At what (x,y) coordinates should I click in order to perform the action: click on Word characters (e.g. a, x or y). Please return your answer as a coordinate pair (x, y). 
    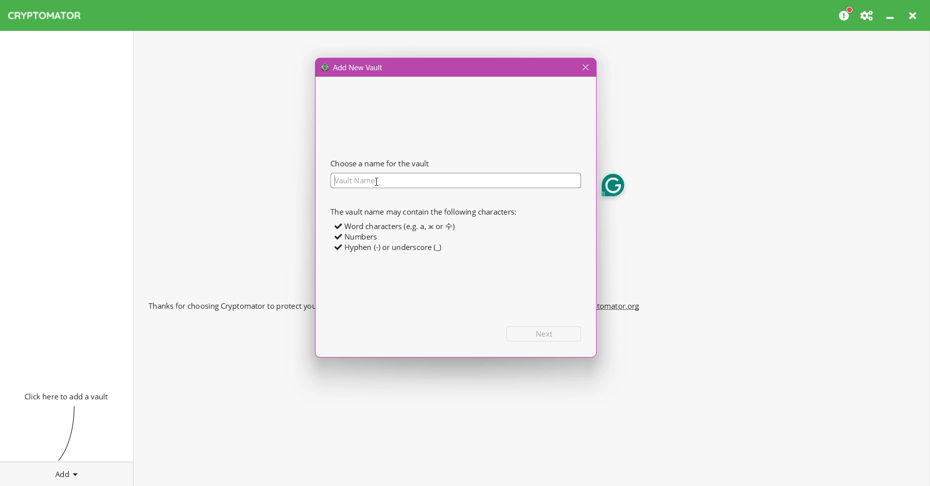
    Looking at the image, I should click on (394, 226).